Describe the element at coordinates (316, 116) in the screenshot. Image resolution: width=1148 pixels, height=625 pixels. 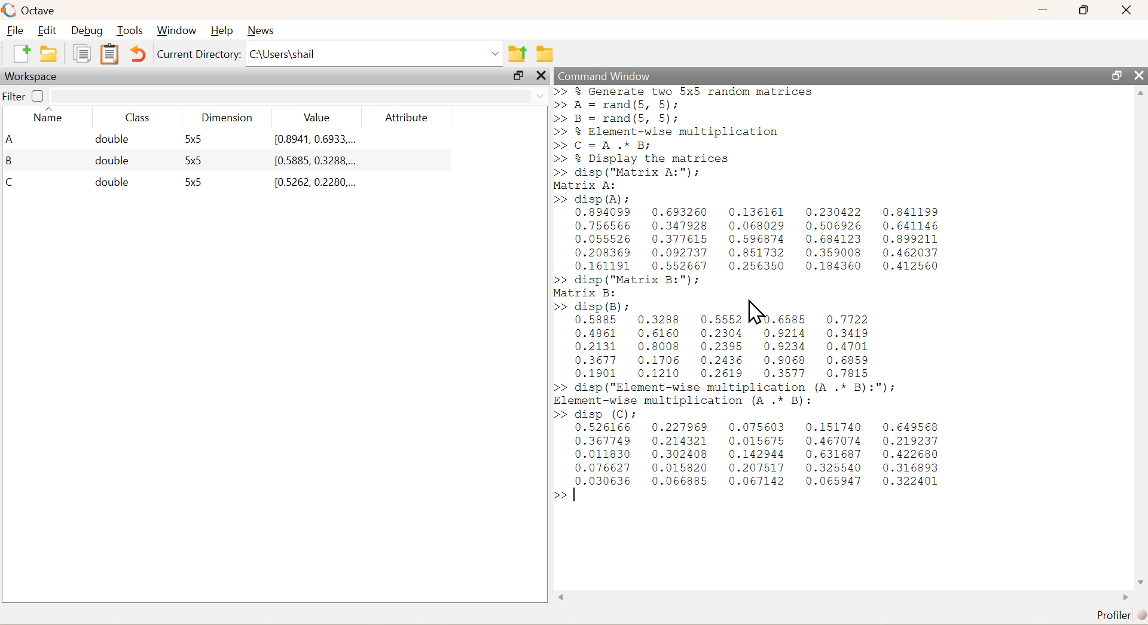
I see `Value` at that location.